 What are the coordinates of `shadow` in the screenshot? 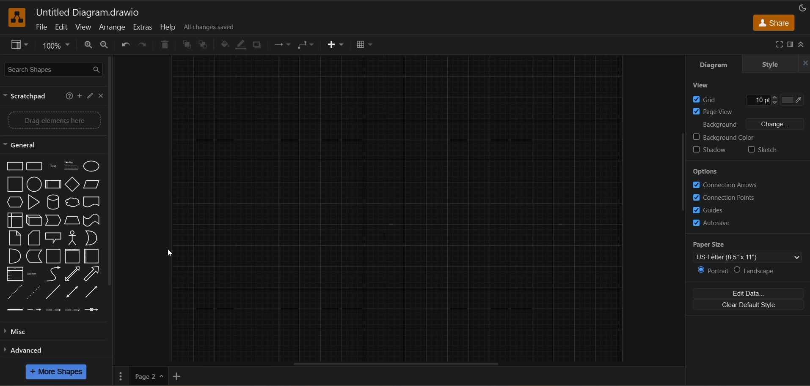 It's located at (712, 151).